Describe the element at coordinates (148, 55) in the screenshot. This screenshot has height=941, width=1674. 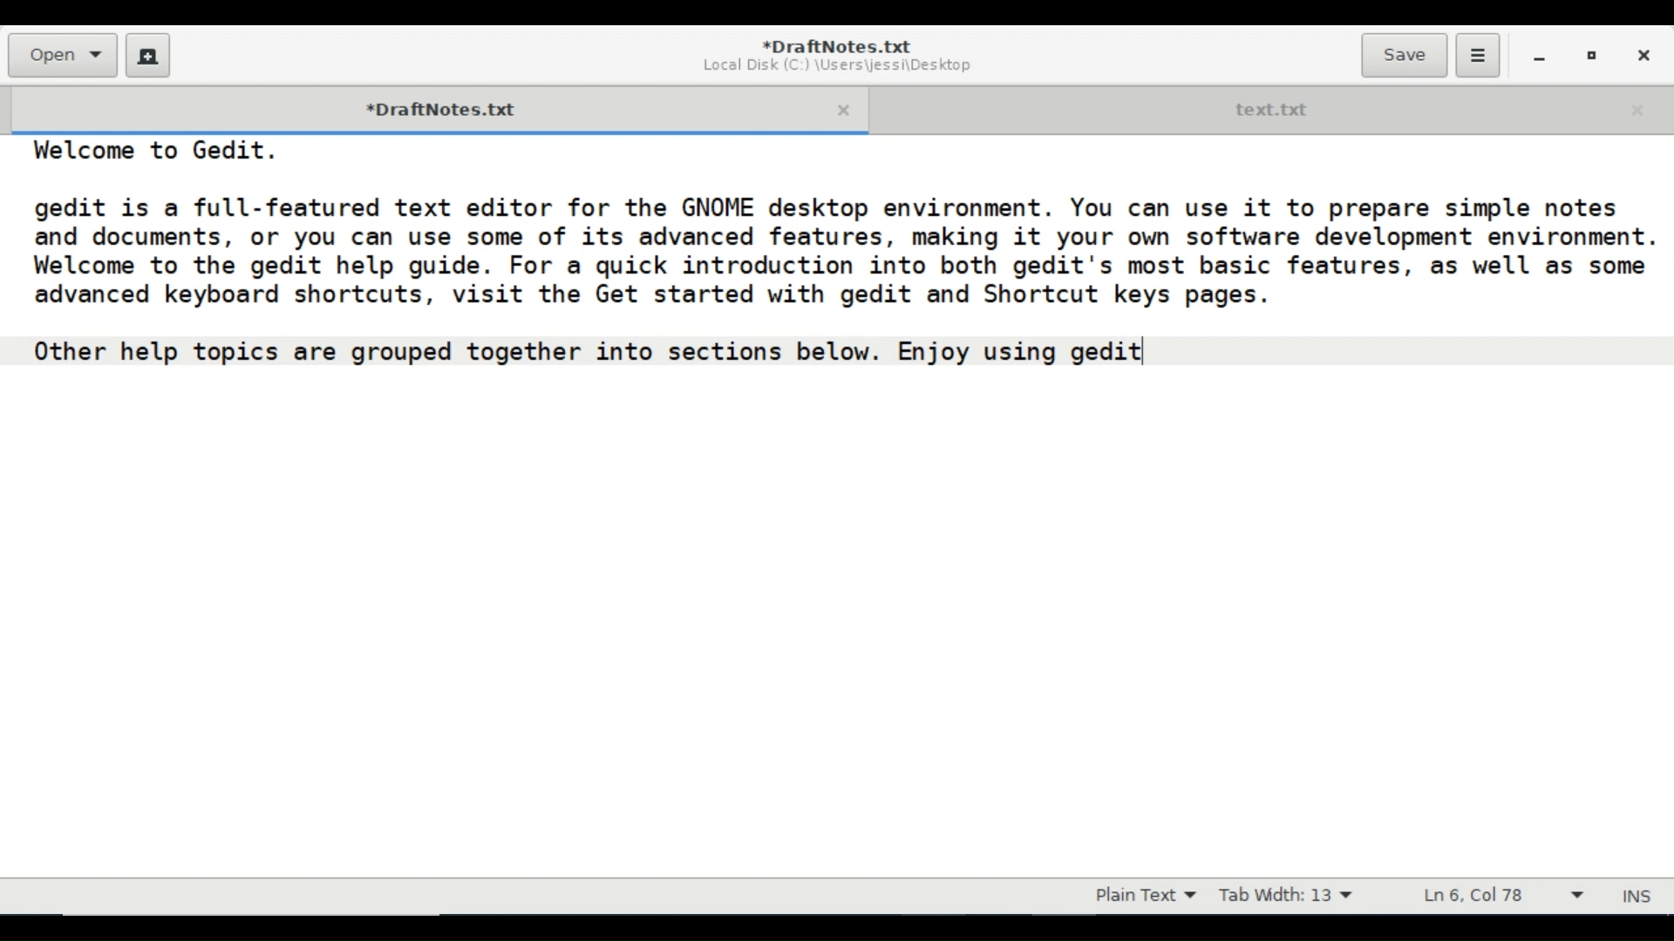
I see `Create New` at that location.